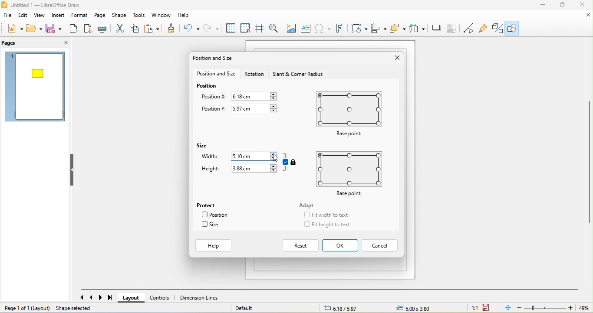 The width and height of the screenshot is (593, 313). I want to click on close, so click(61, 42).